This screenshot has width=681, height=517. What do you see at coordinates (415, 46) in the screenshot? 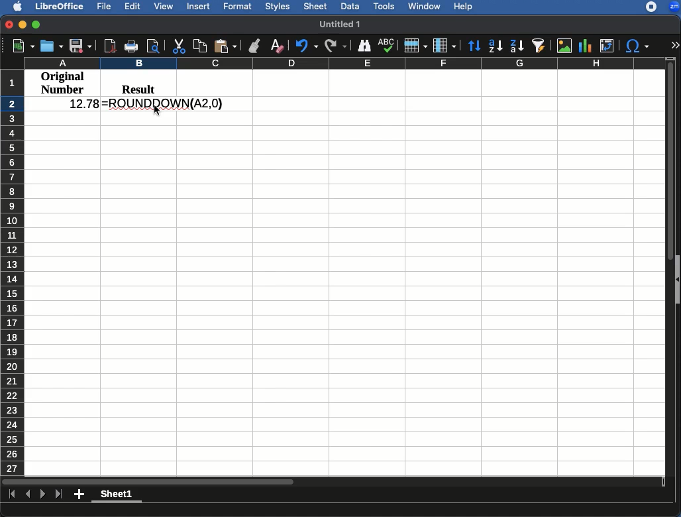
I see `Row` at bounding box center [415, 46].